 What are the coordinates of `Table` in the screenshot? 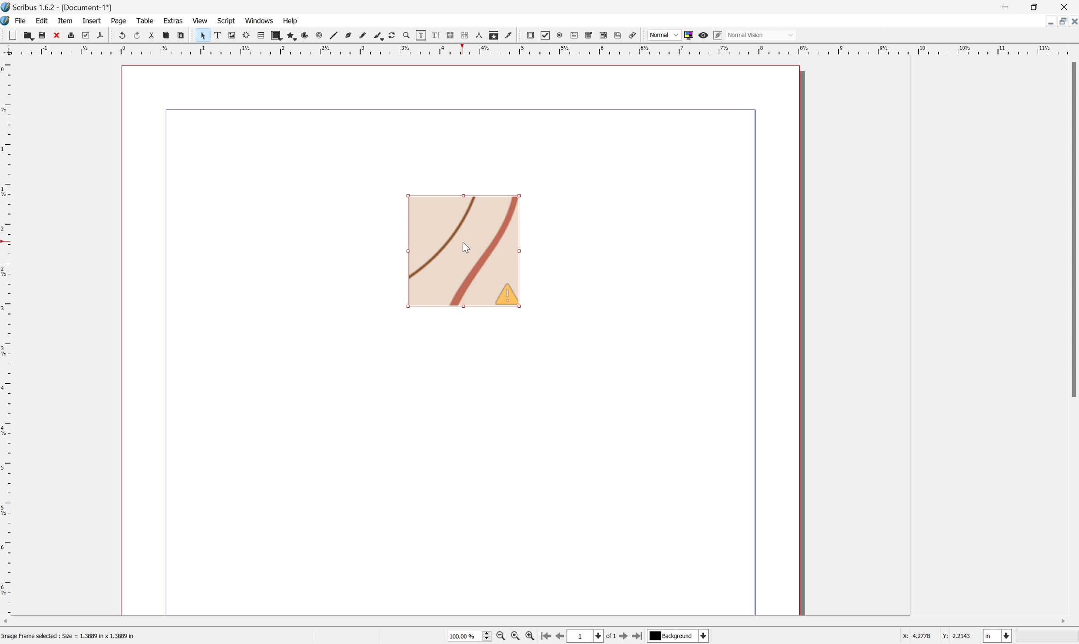 It's located at (261, 35).